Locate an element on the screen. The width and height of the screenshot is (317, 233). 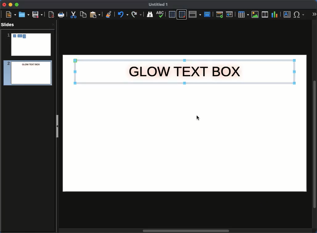
Cut is located at coordinates (73, 14).